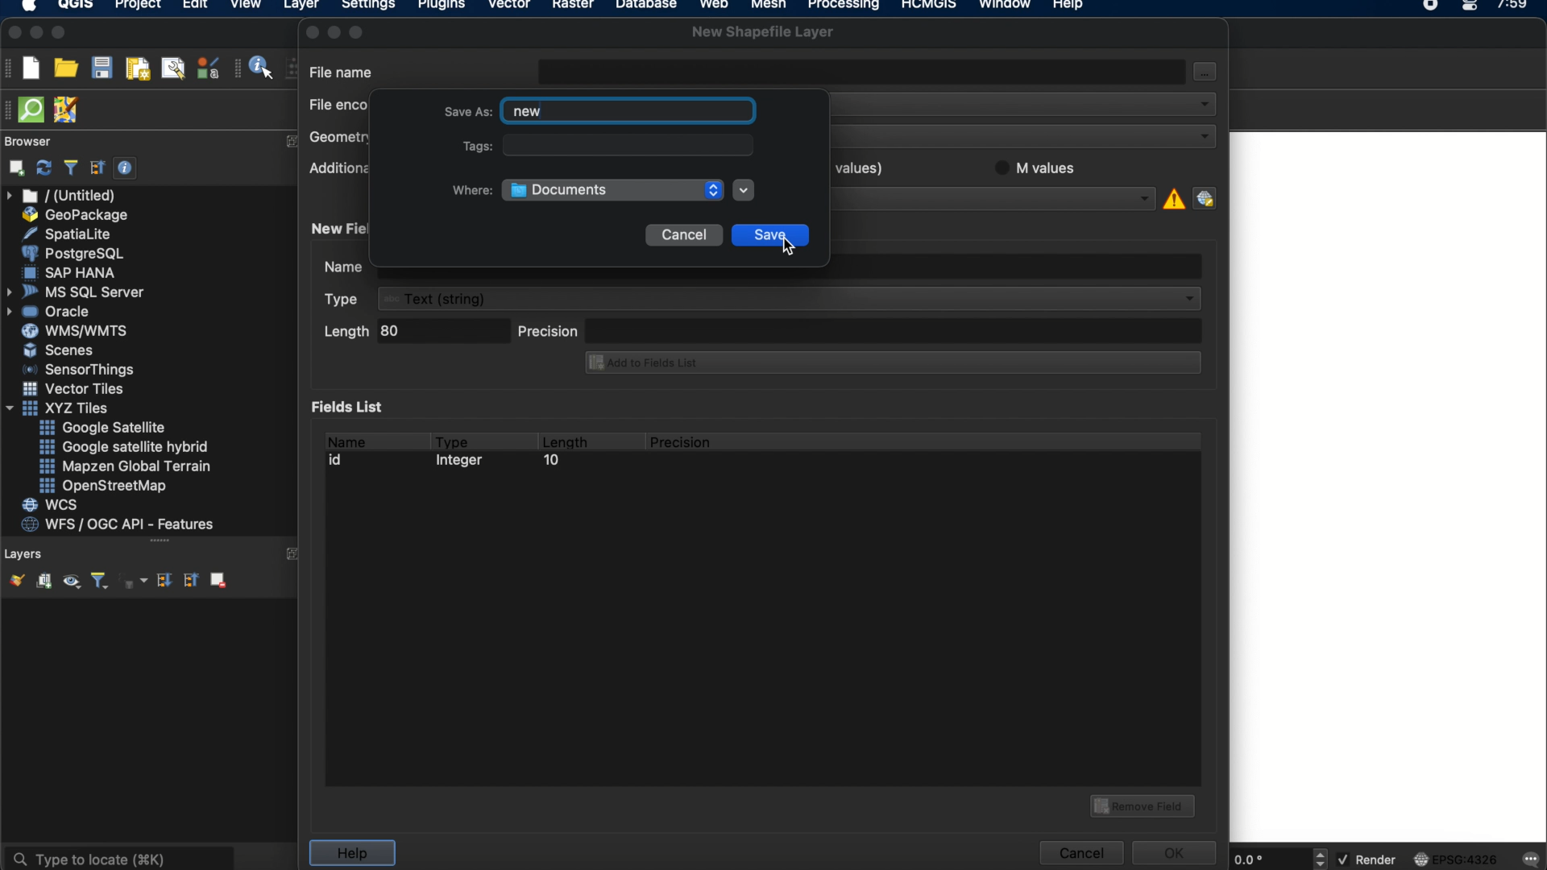 This screenshot has height=870, width=1547. What do you see at coordinates (31, 68) in the screenshot?
I see `new project` at bounding box center [31, 68].